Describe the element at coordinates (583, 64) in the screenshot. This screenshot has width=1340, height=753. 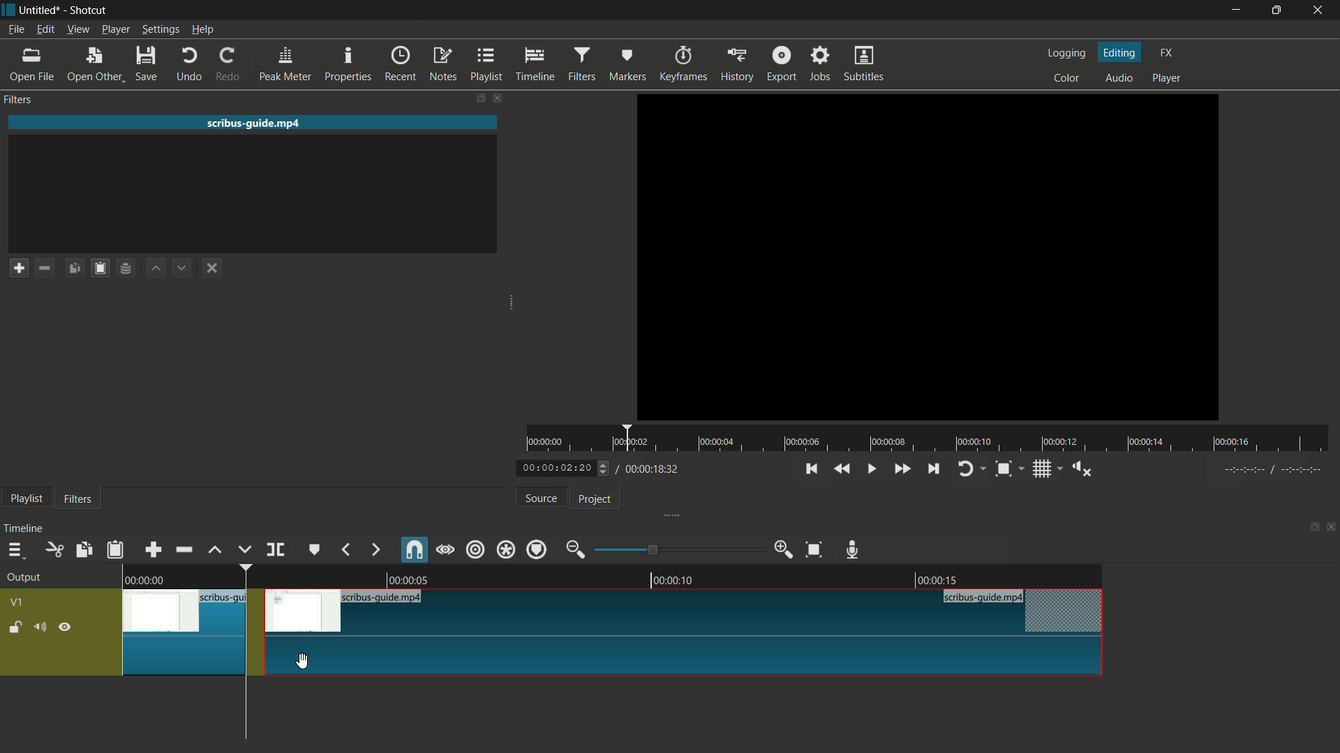
I see `filters` at that location.